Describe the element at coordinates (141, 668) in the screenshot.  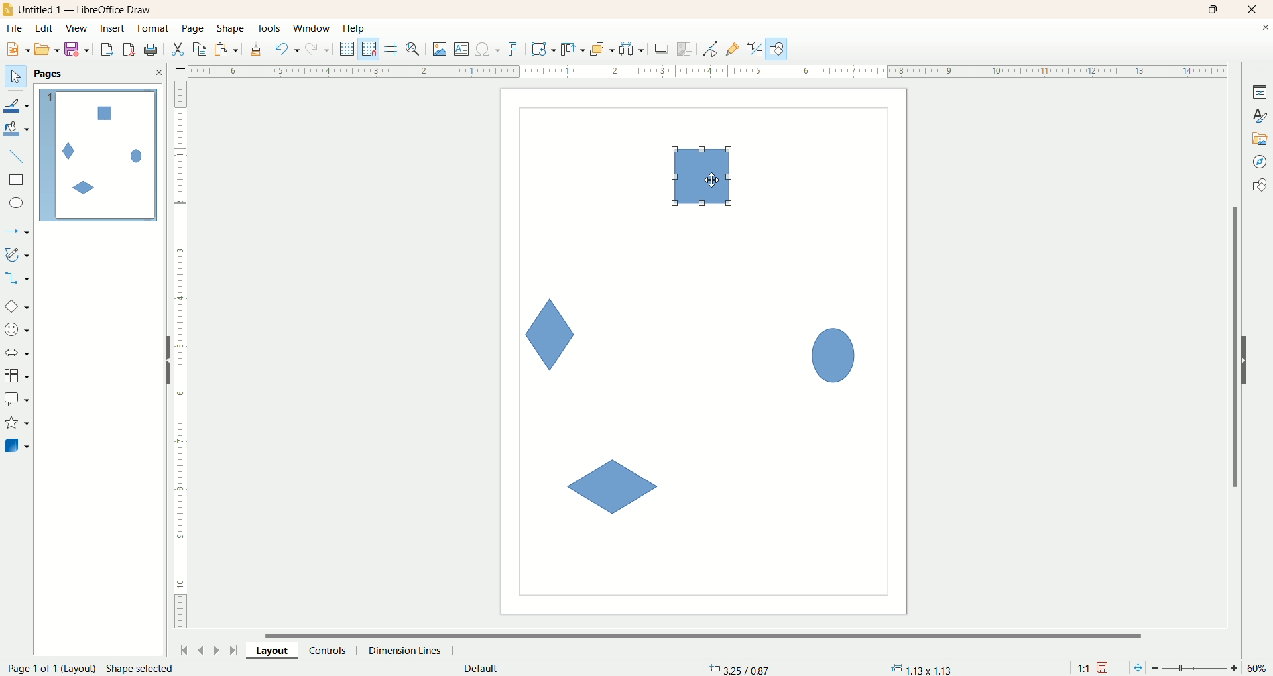
I see `Shape selected` at that location.